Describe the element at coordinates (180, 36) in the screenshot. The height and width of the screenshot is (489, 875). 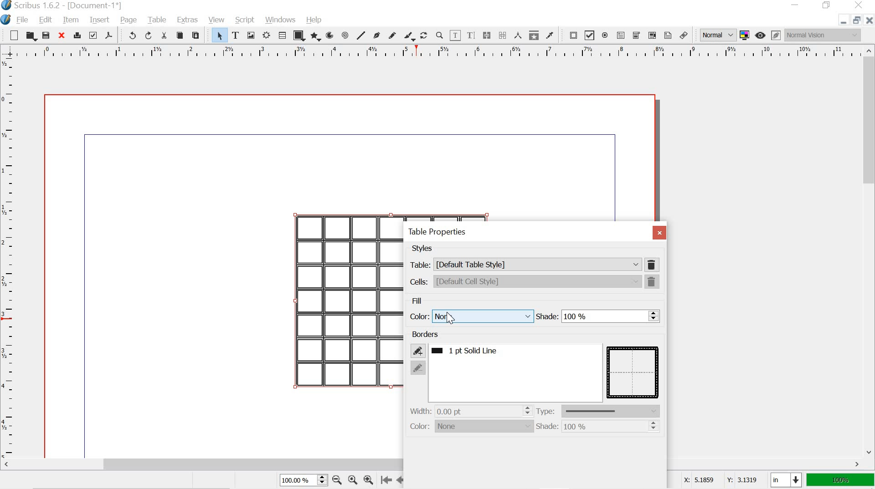
I see `copy` at that location.